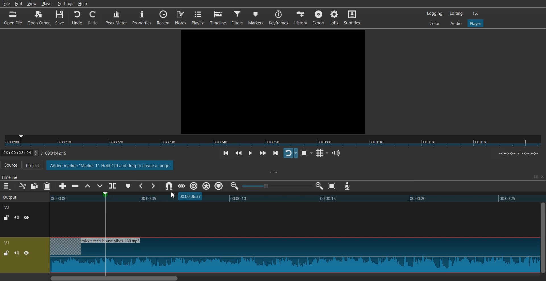 This screenshot has width=546, height=281. Describe the element at coordinates (65, 3) in the screenshot. I see `Settings` at that location.